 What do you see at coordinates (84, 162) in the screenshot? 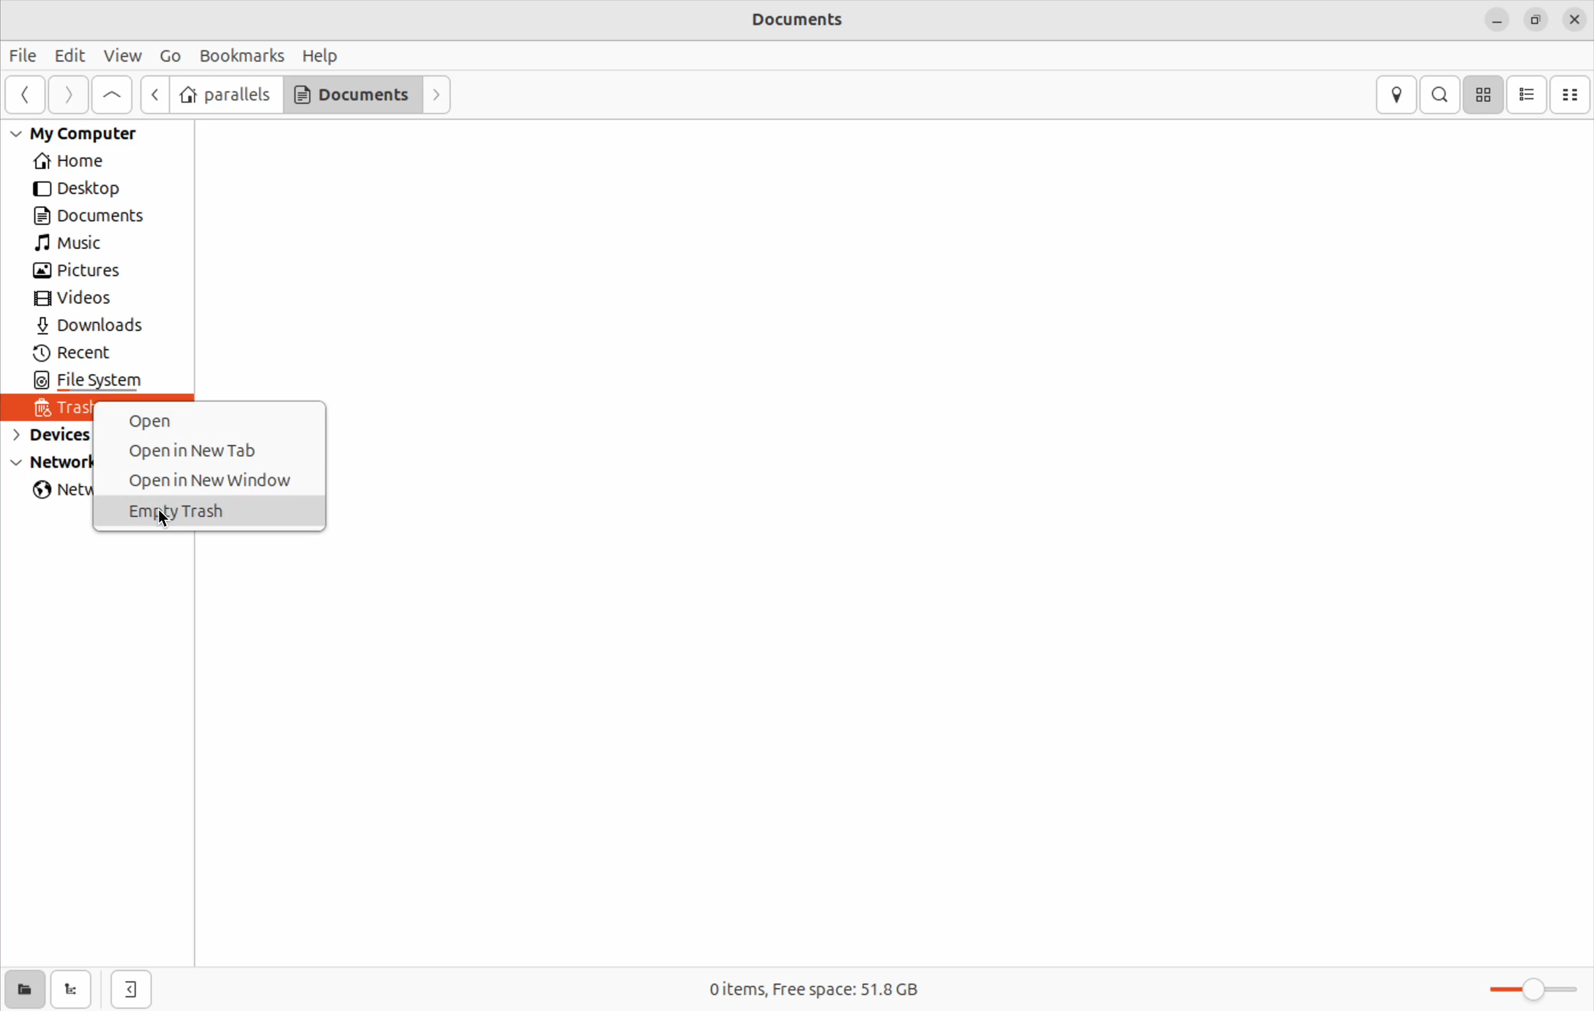
I see `Home` at bounding box center [84, 162].